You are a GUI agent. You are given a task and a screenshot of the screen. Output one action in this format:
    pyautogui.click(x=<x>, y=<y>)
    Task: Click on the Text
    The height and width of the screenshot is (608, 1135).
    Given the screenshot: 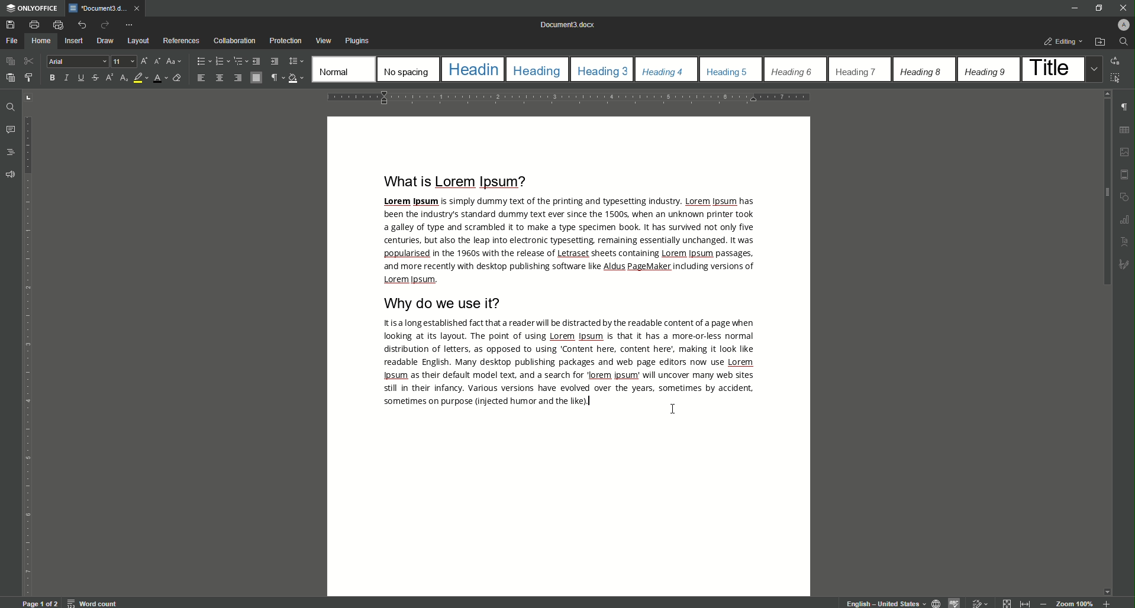 What is the action you would take?
    pyautogui.click(x=570, y=241)
    